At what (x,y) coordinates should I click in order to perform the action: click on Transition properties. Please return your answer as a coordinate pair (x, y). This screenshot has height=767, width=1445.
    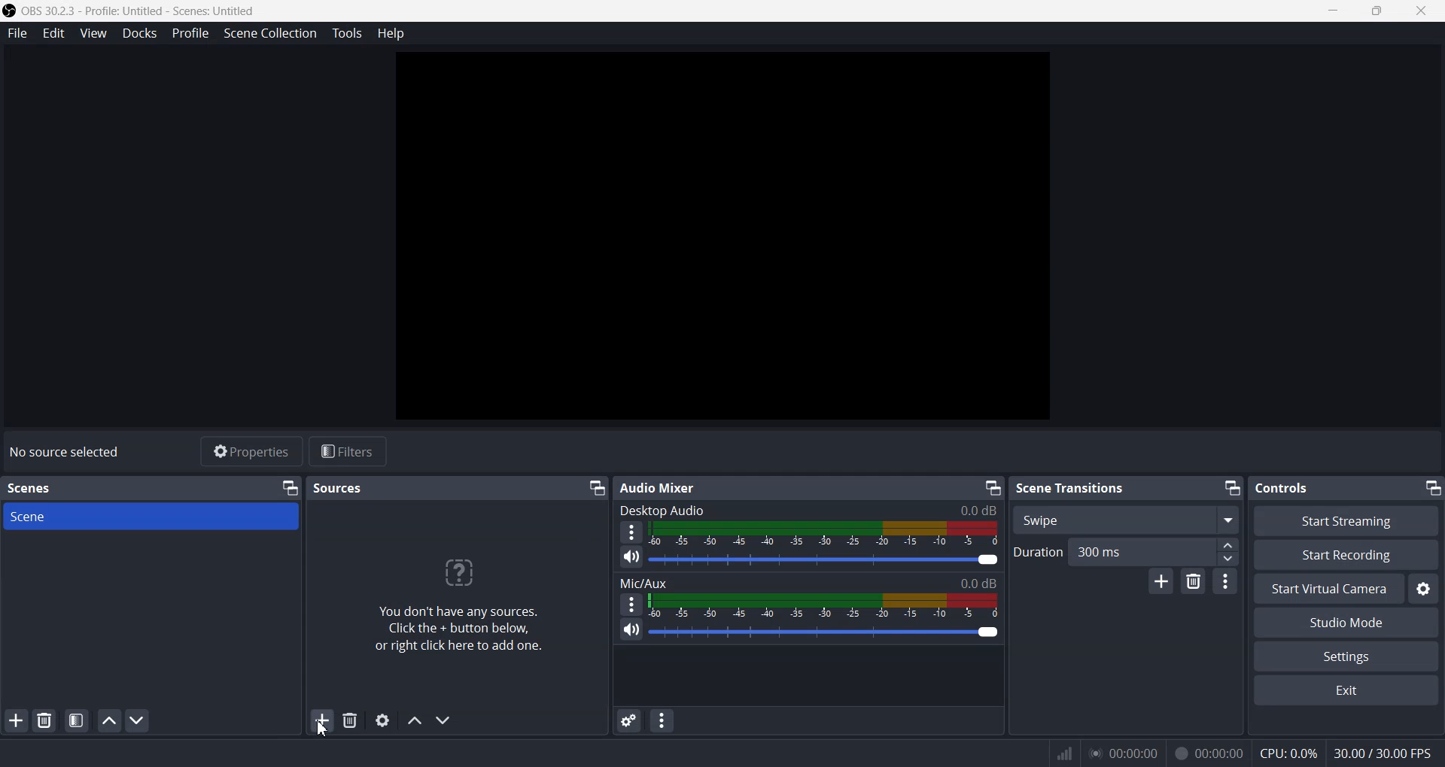
    Looking at the image, I should click on (1224, 581).